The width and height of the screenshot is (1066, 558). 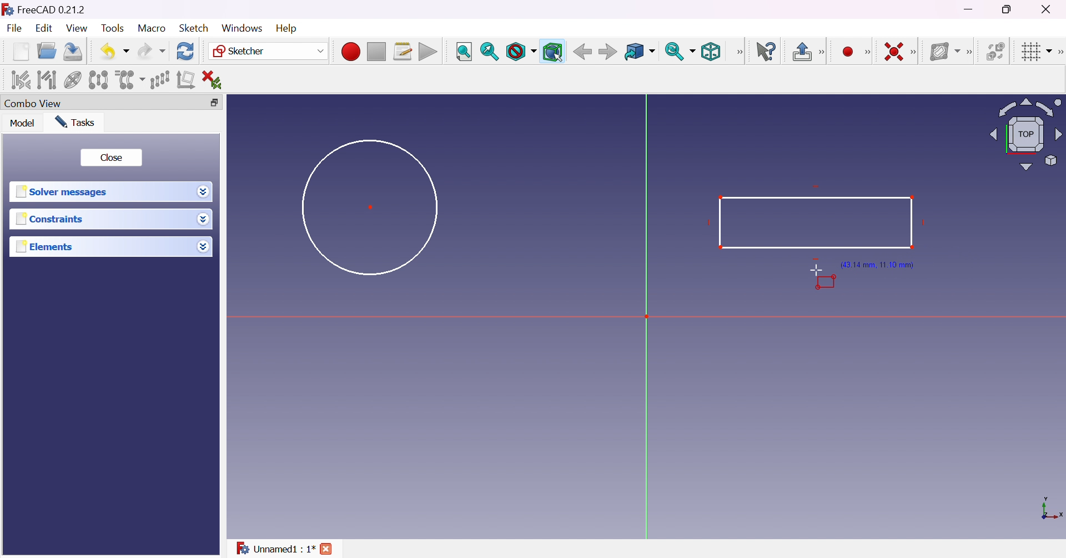 I want to click on Undo, so click(x=115, y=51).